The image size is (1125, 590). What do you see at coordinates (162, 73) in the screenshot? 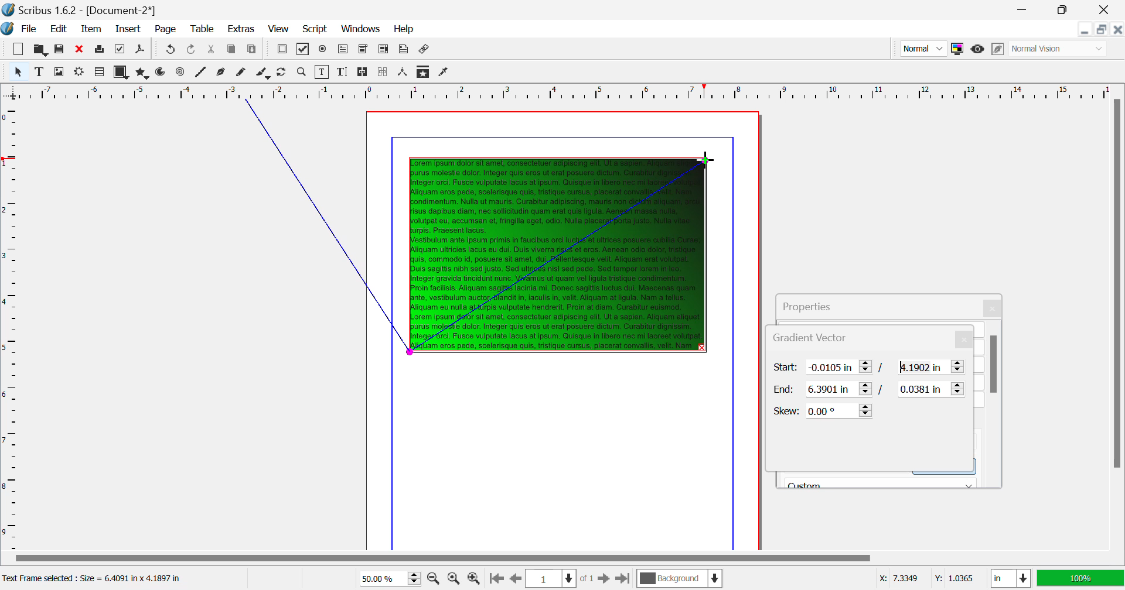
I see `Arcs` at bounding box center [162, 73].